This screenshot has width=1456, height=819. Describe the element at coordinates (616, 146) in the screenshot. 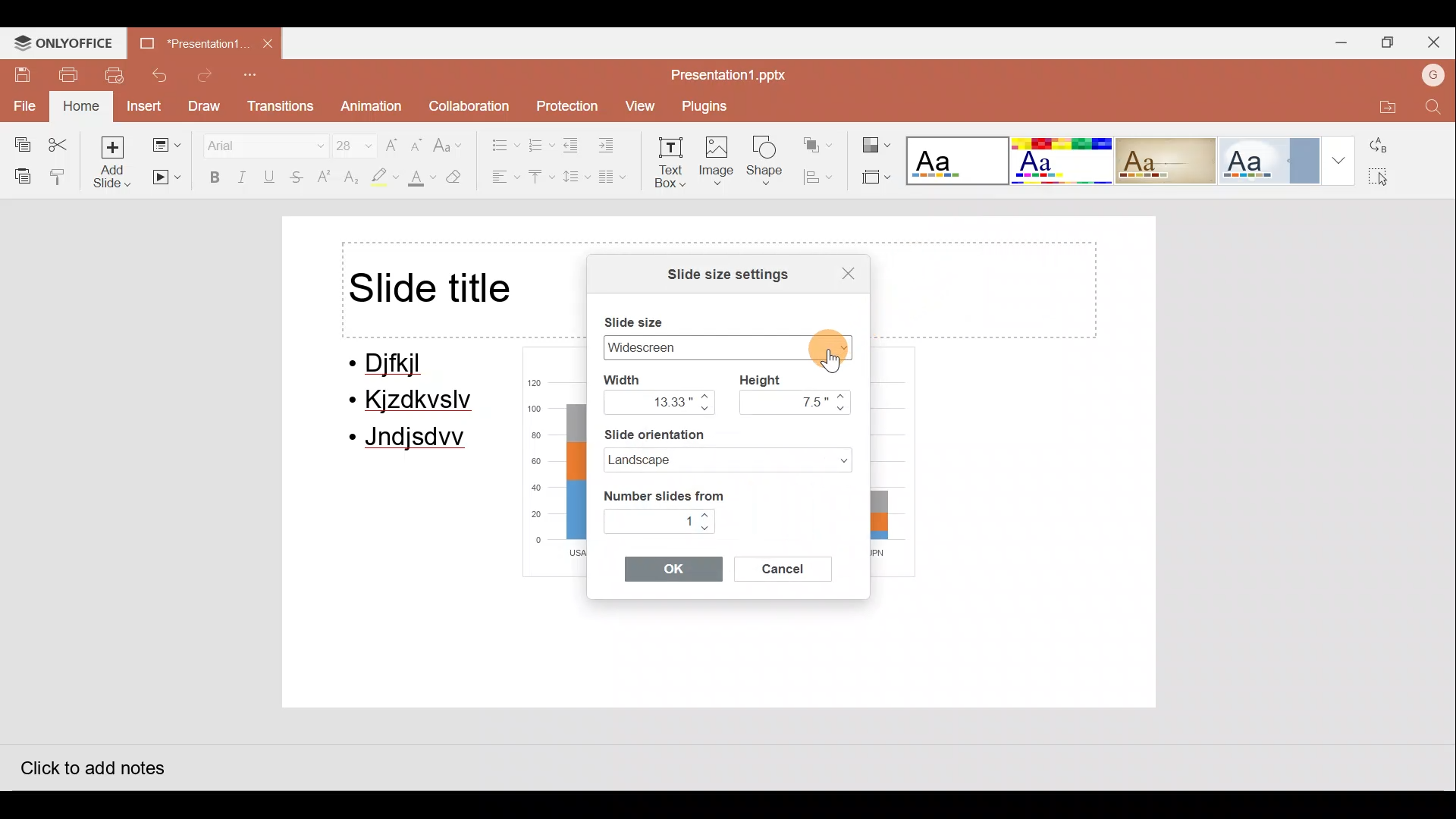

I see `Increase indent` at that location.